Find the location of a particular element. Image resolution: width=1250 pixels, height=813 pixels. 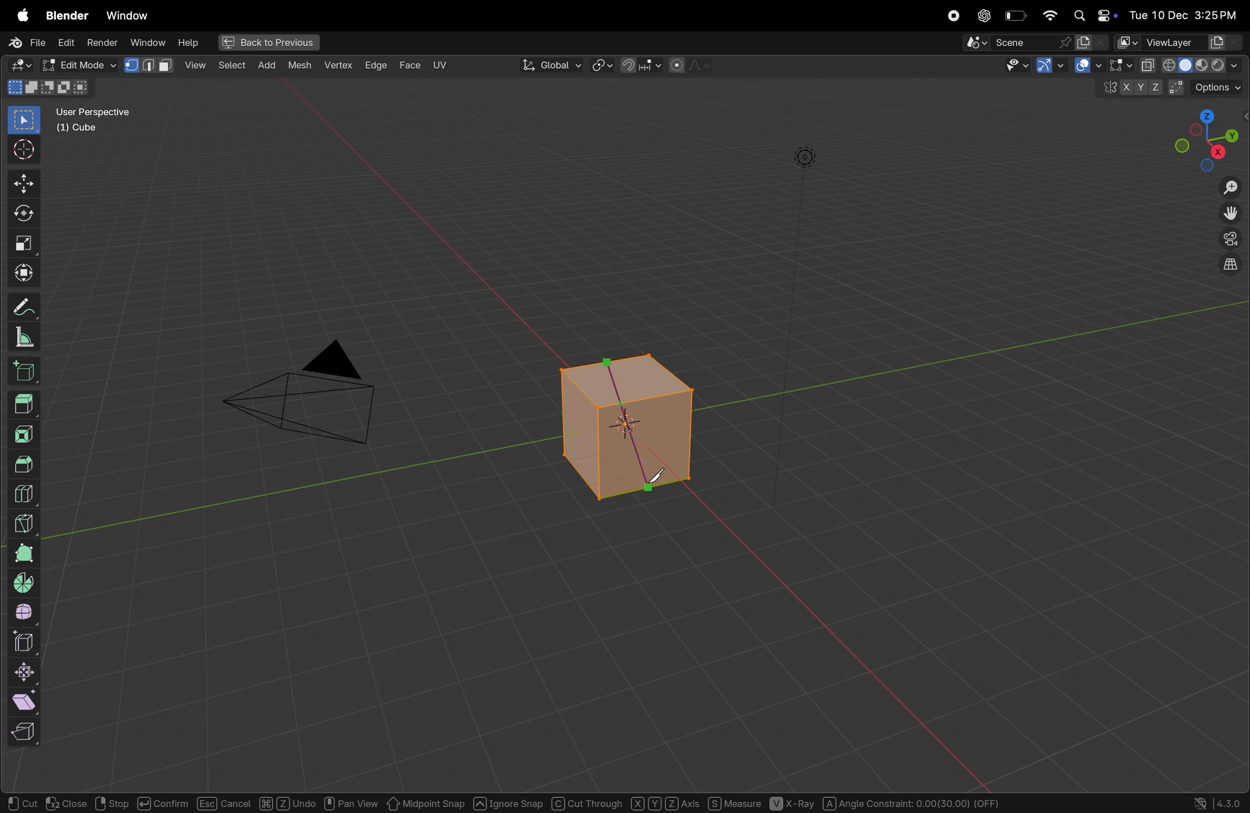

Edit is located at coordinates (67, 42).